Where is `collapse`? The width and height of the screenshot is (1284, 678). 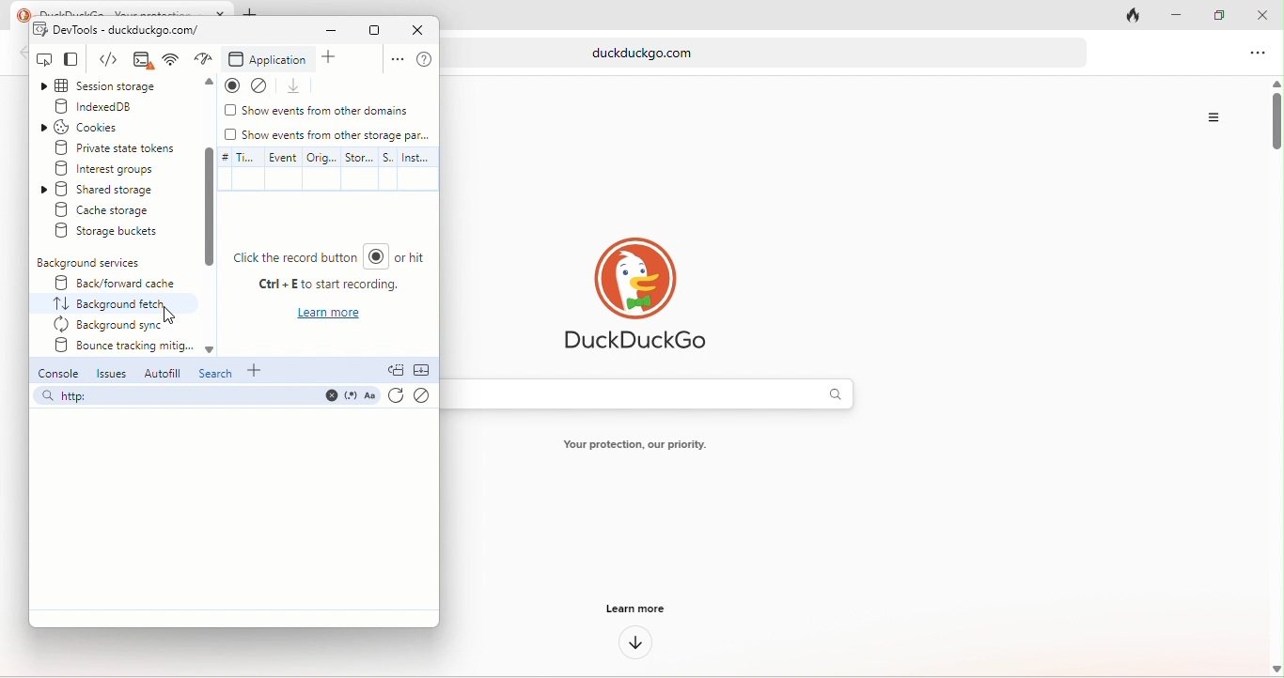
collapse is located at coordinates (425, 372).